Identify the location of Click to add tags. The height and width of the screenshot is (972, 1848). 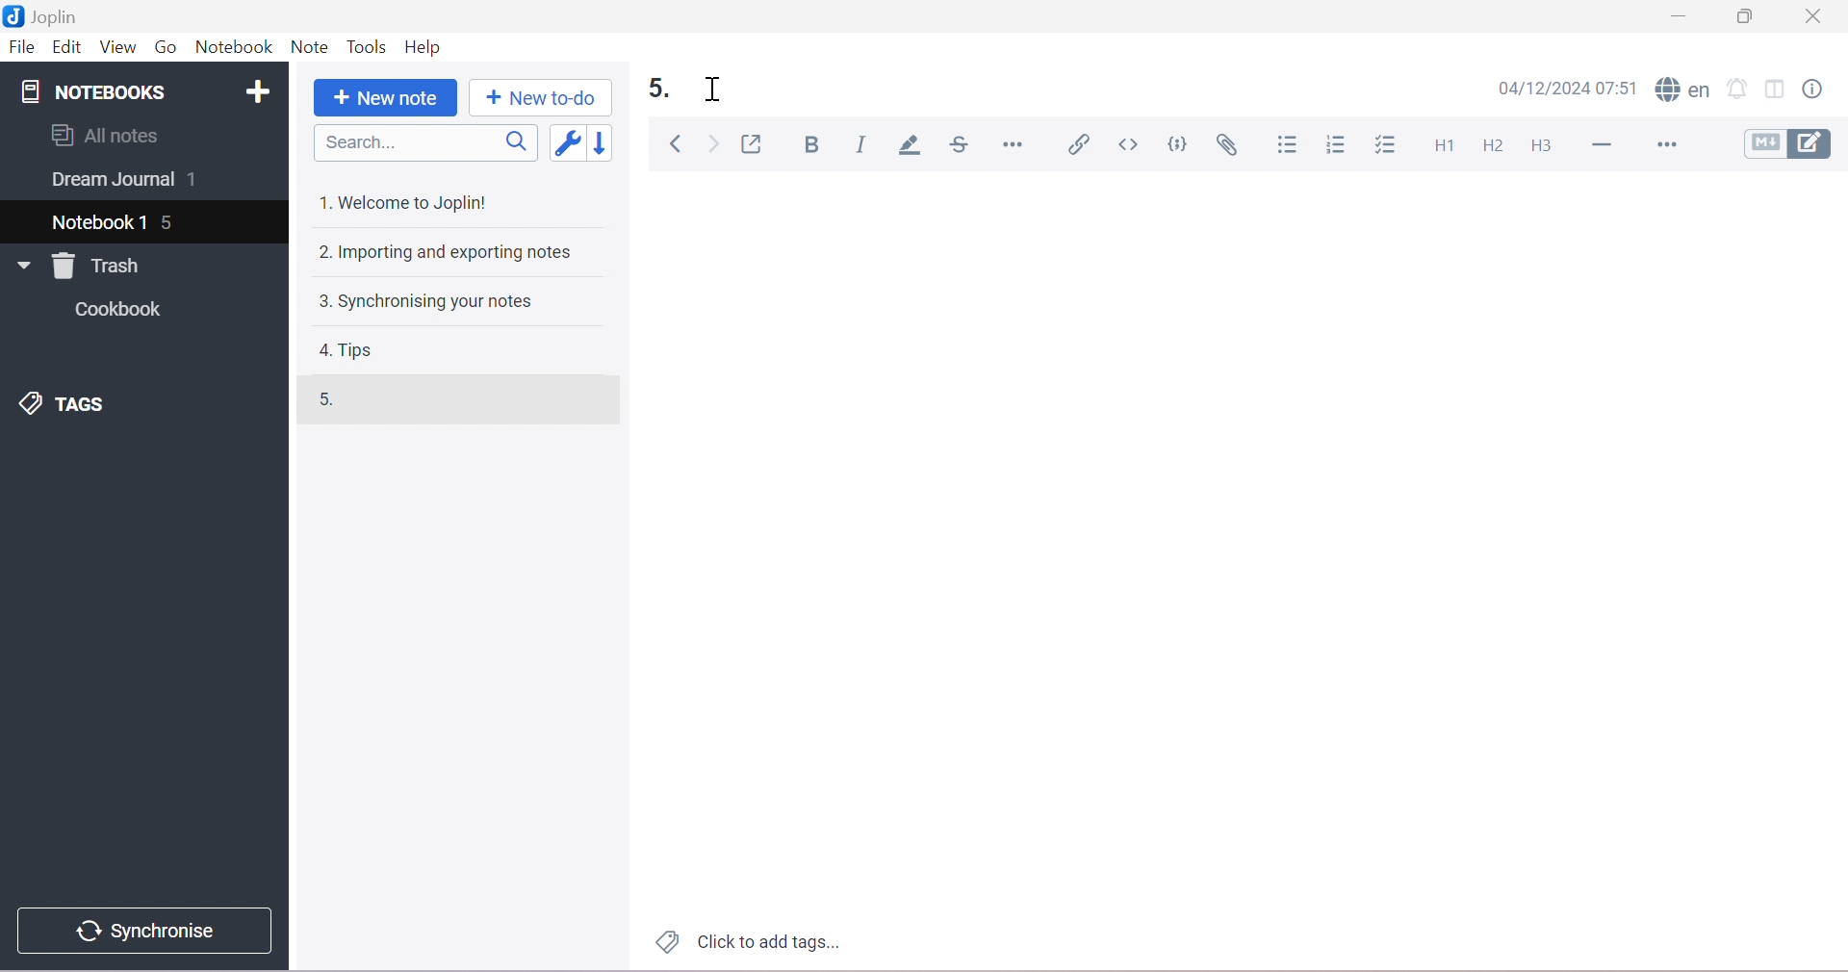
(744, 943).